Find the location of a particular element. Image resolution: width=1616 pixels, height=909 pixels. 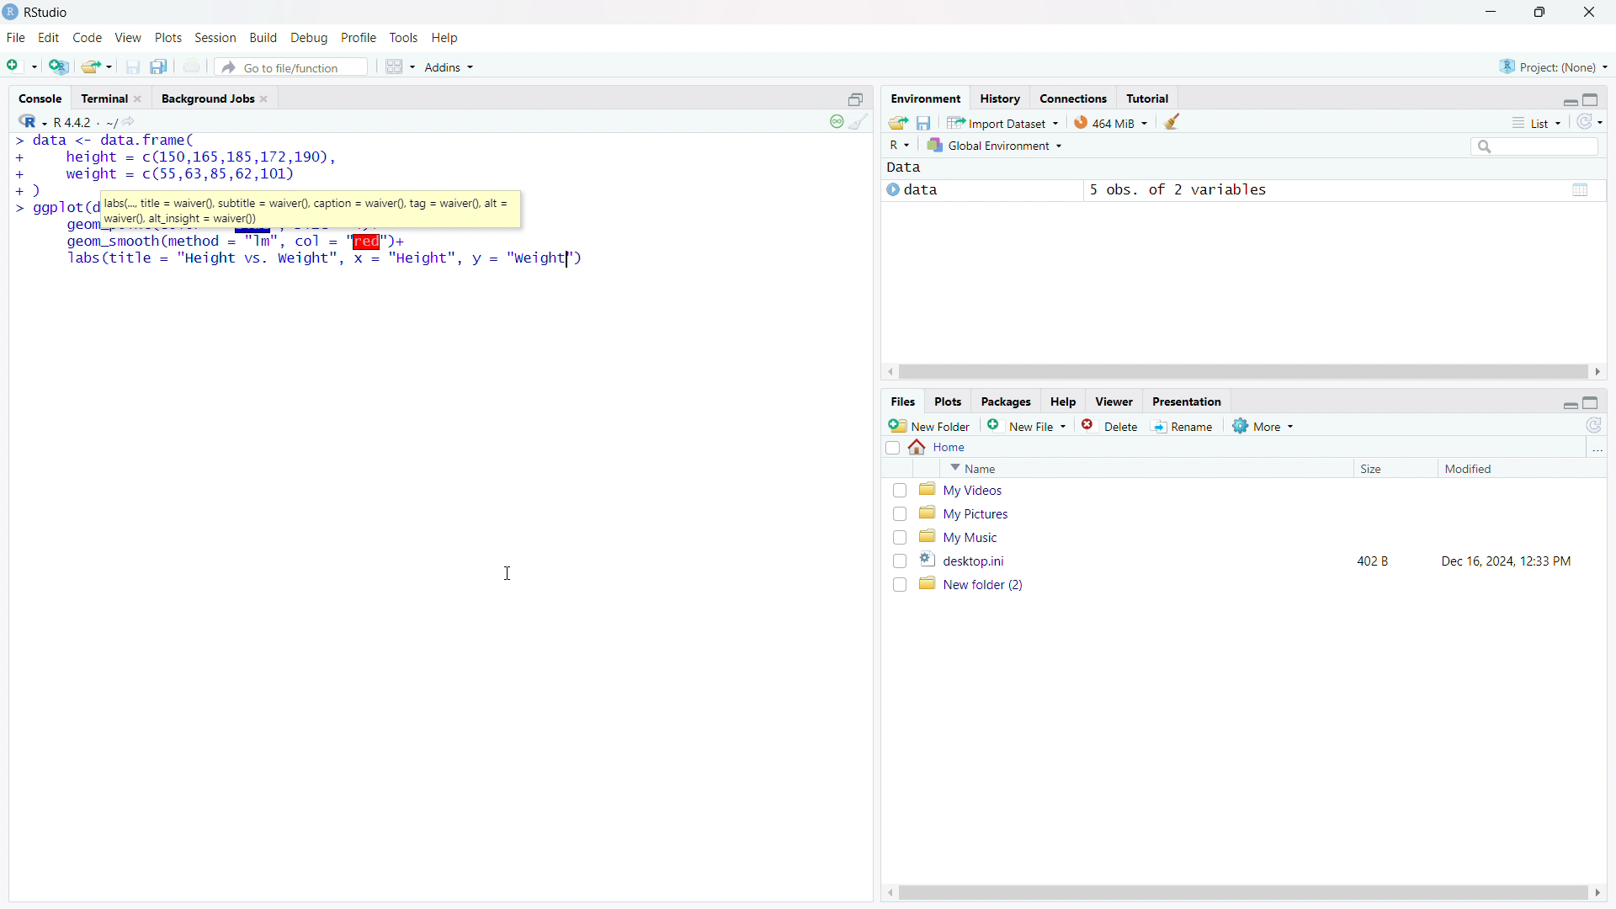

close is located at coordinates (263, 98).